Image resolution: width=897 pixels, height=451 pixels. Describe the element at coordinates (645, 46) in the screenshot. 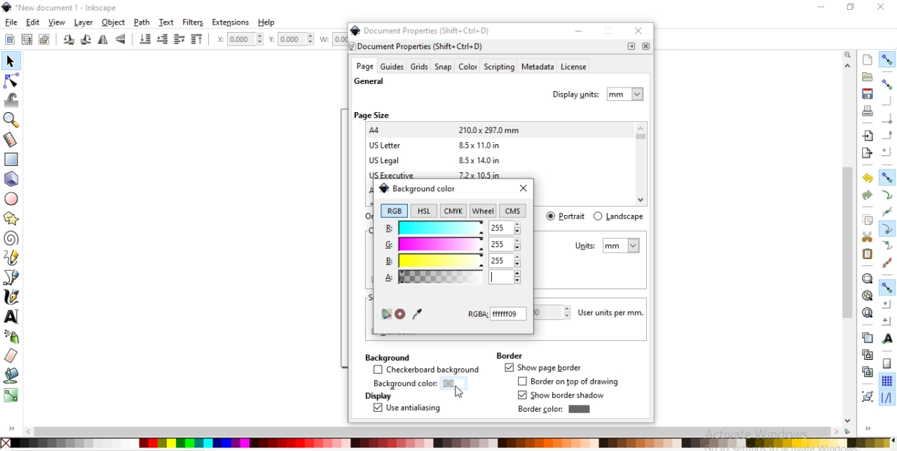

I see `close` at that location.